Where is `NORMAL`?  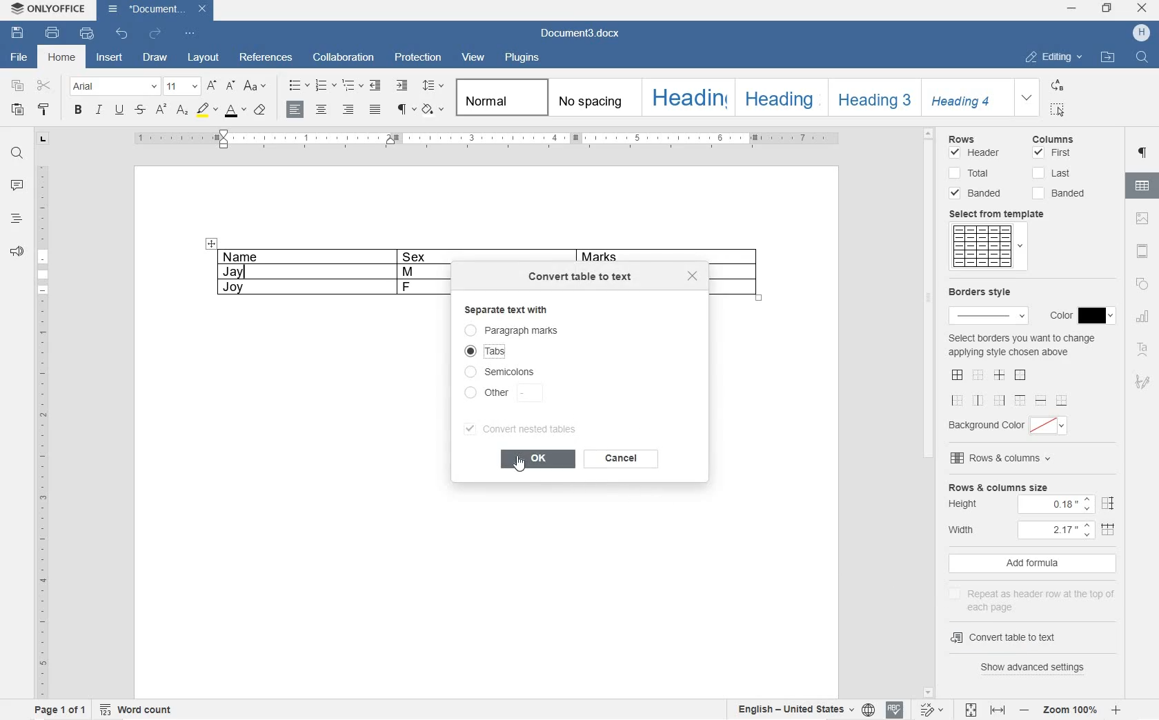 NORMAL is located at coordinates (496, 97).